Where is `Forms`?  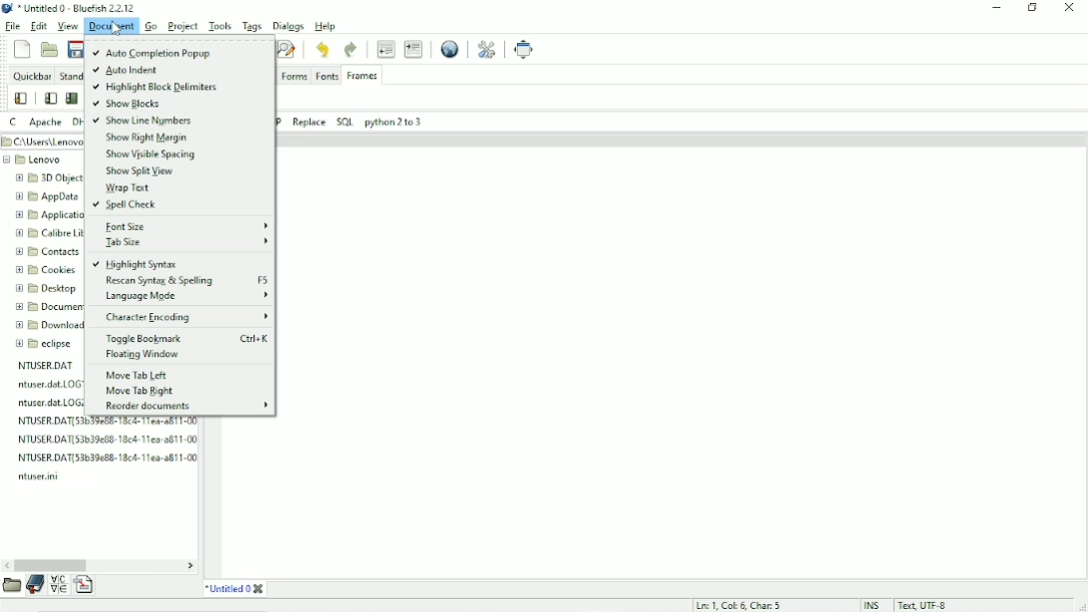 Forms is located at coordinates (294, 77).